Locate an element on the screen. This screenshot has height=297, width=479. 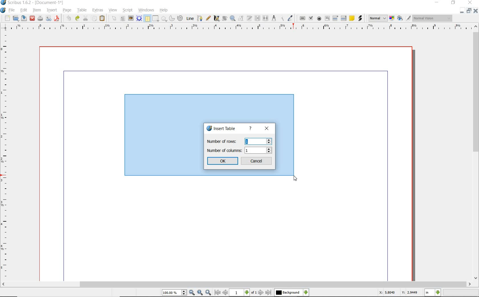
image preview quality is located at coordinates (377, 18).